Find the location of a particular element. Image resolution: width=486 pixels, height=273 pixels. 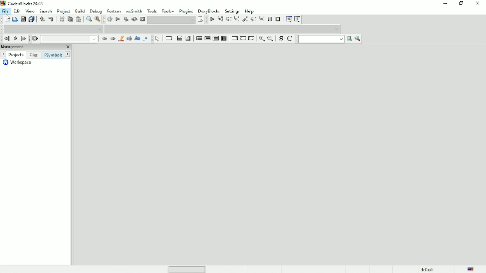

Fortran is located at coordinates (114, 11).